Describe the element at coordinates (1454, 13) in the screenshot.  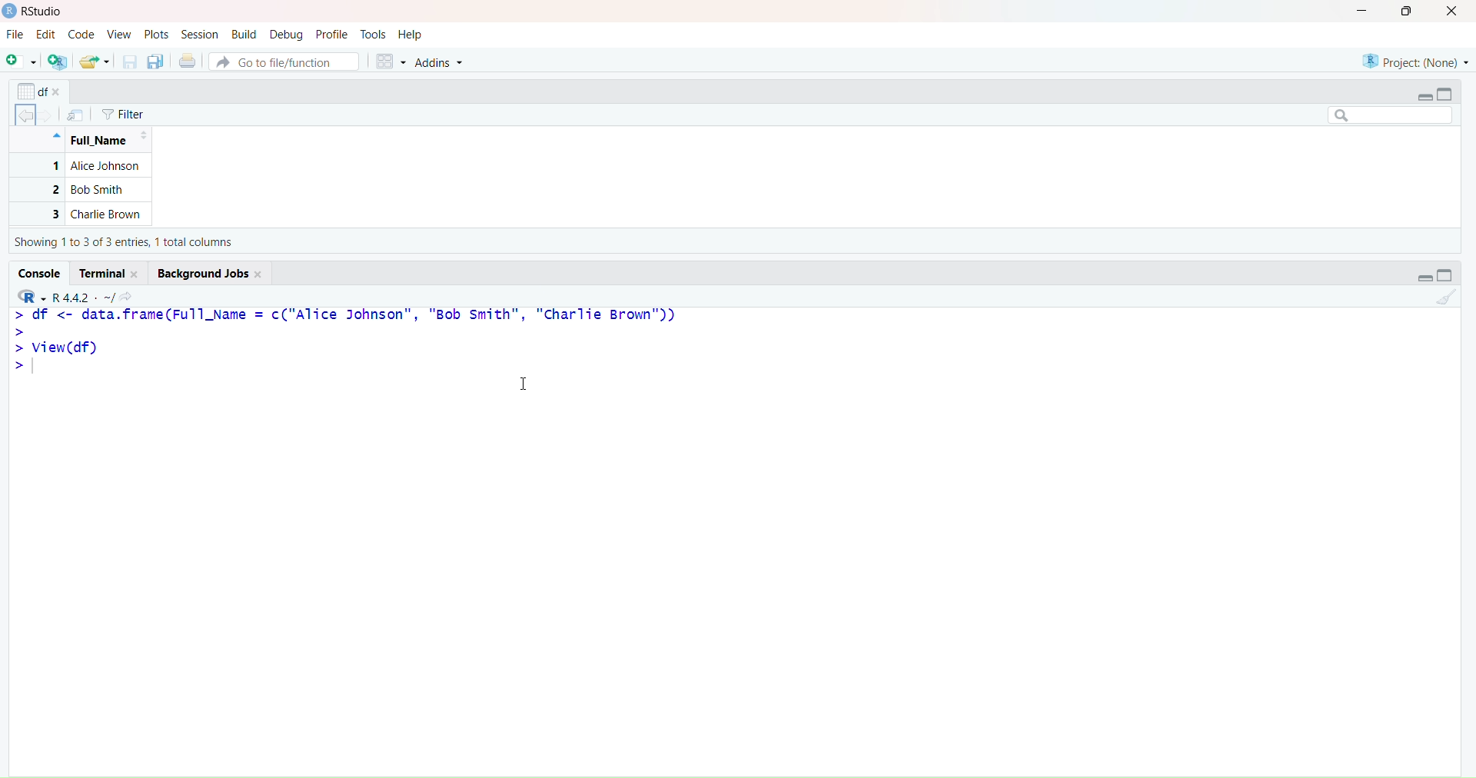
I see `Close` at that location.